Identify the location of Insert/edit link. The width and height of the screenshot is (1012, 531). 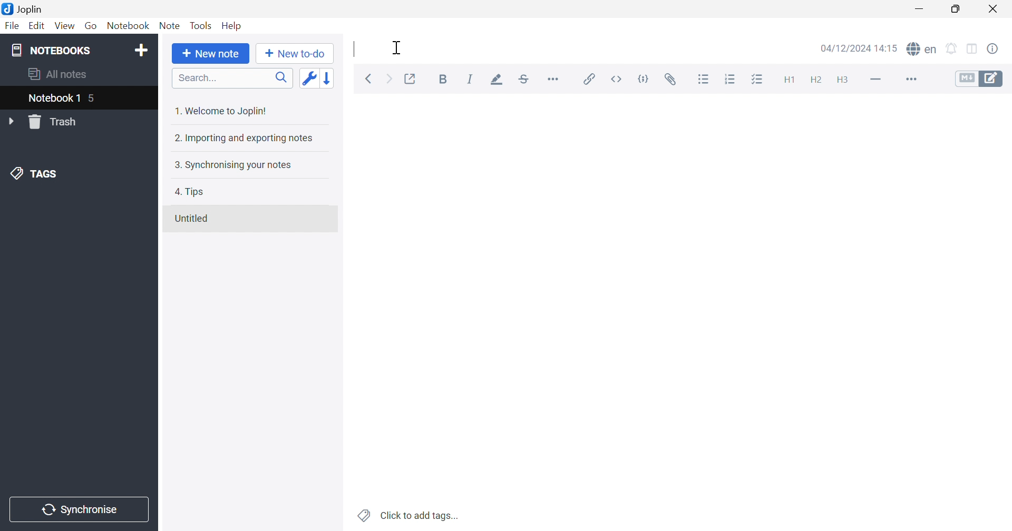
(588, 79).